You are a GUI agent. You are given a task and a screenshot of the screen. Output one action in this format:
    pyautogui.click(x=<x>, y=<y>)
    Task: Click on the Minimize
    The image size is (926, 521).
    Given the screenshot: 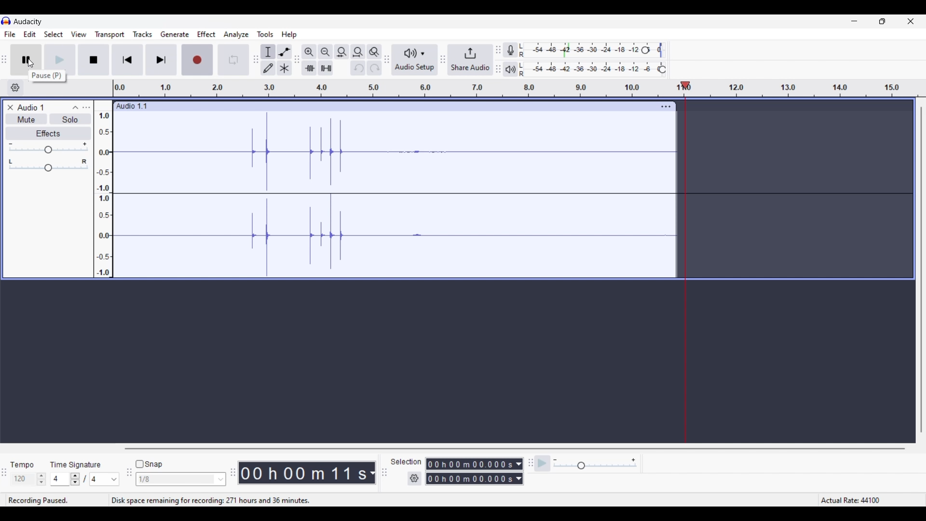 What is the action you would take?
    pyautogui.click(x=854, y=21)
    